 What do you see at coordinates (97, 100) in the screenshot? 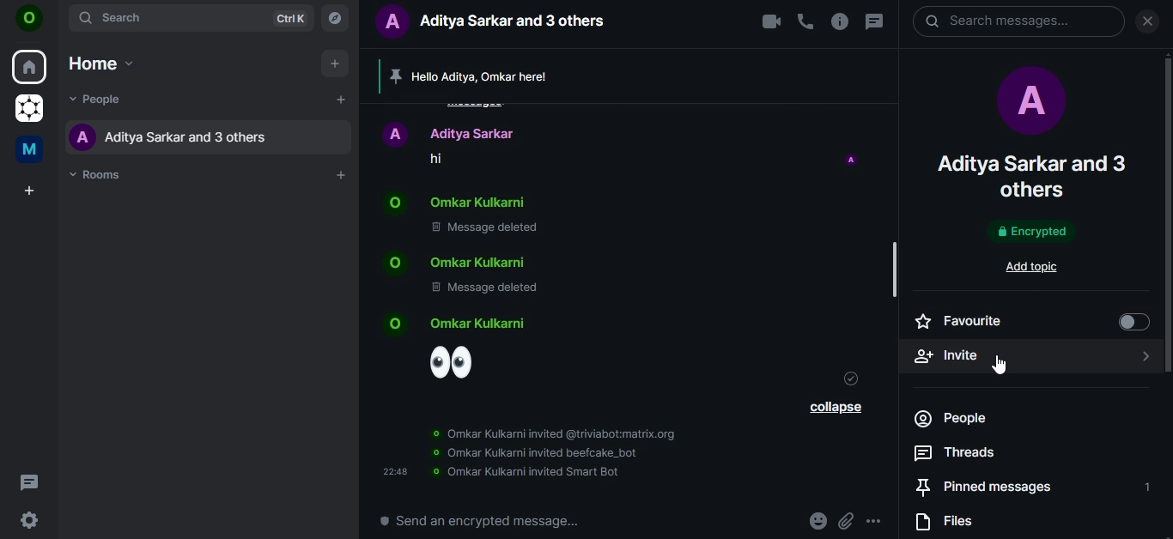
I see `people` at bounding box center [97, 100].